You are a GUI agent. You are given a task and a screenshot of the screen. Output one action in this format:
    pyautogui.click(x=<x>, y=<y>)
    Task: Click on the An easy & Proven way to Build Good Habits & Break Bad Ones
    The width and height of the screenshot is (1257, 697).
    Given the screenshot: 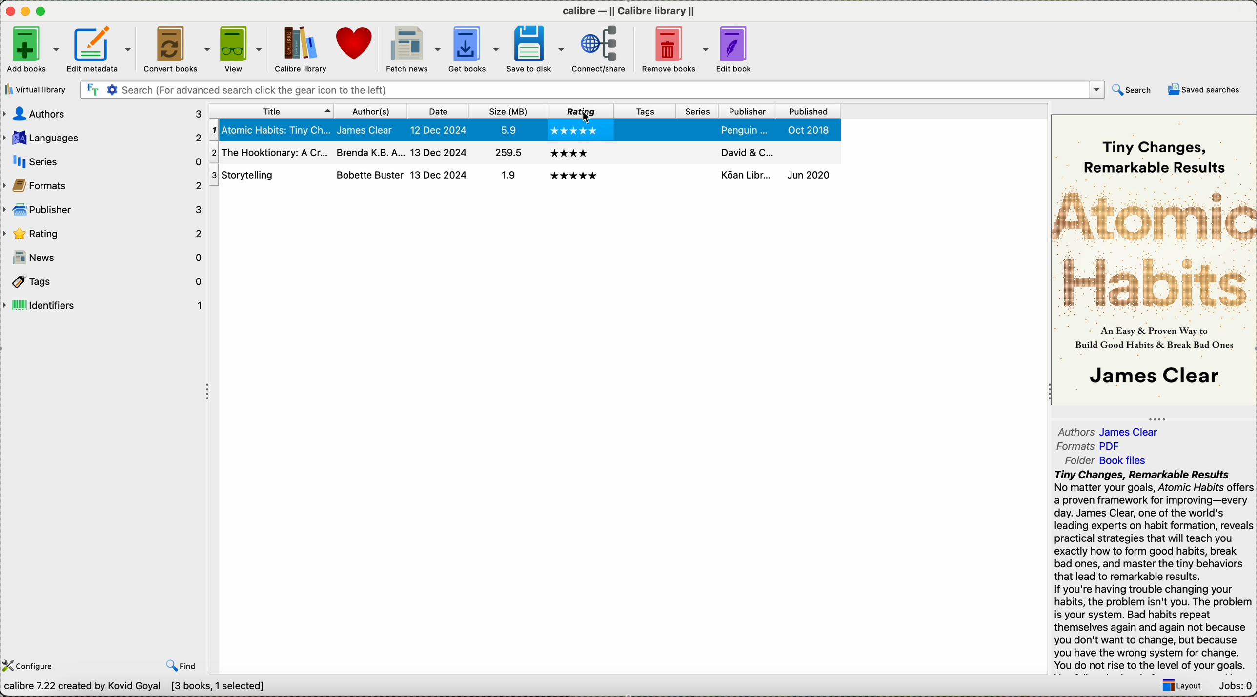 What is the action you would take?
    pyautogui.click(x=1156, y=337)
    